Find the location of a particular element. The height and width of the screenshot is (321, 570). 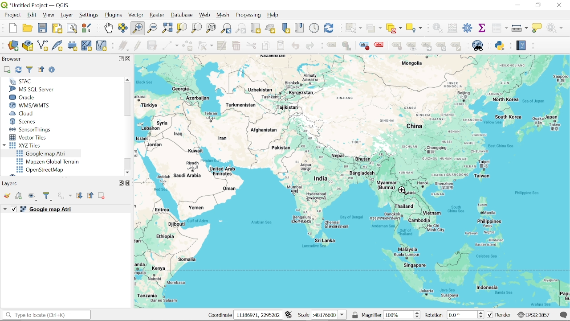

Map zoomed is located at coordinates (352, 181).